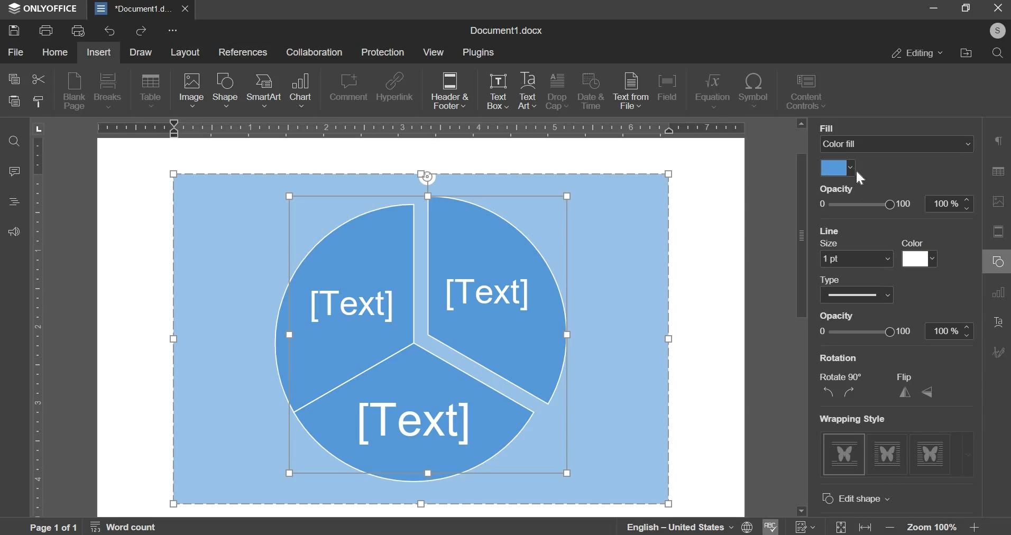  I want to click on image, so click(191, 91).